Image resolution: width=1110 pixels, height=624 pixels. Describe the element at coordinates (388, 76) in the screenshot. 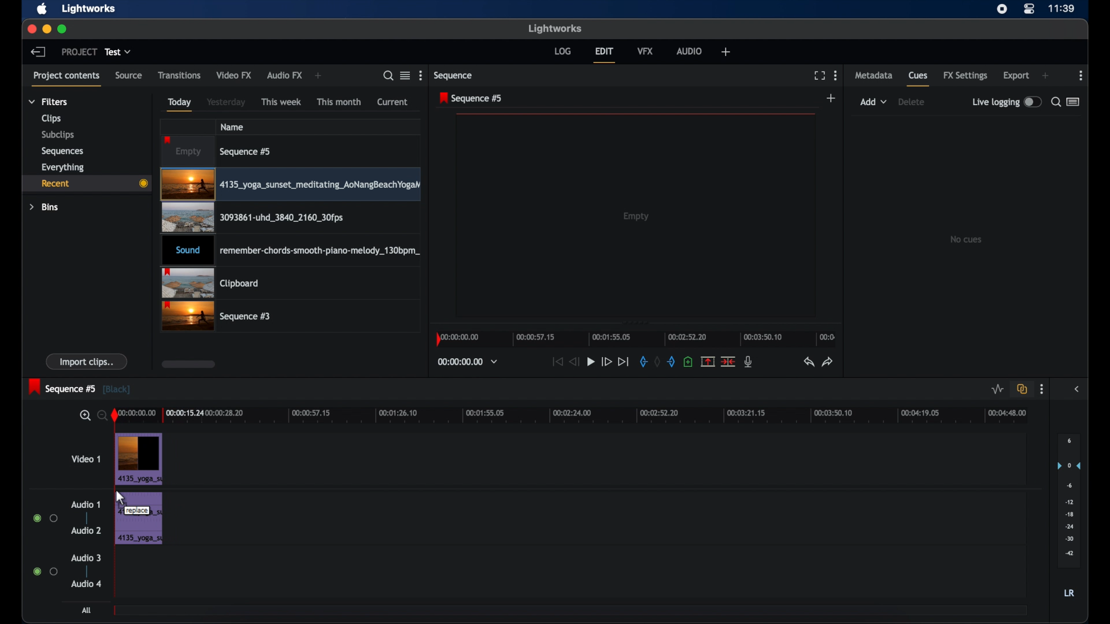

I see `search` at that location.